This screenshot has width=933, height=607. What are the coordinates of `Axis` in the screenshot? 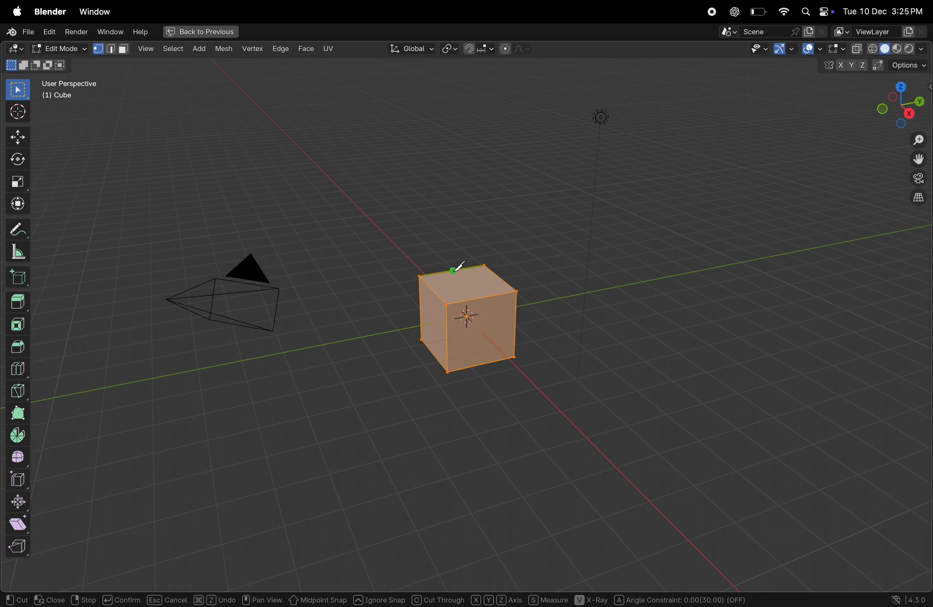 It's located at (496, 599).